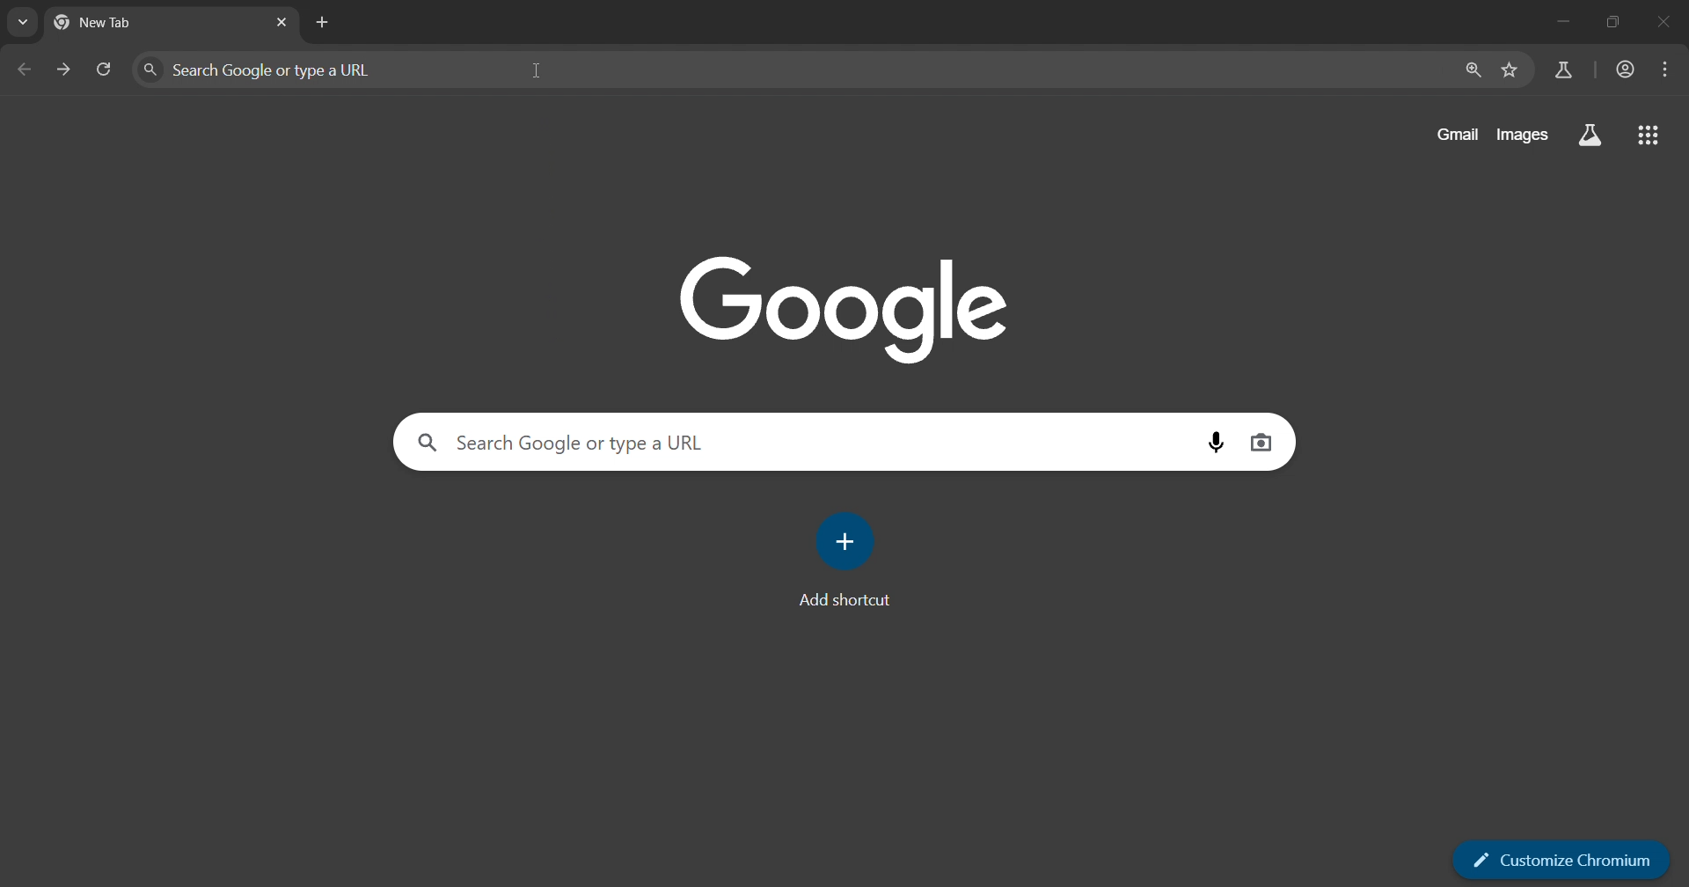 The height and width of the screenshot is (887, 1689). I want to click on search tabs, so click(21, 22).